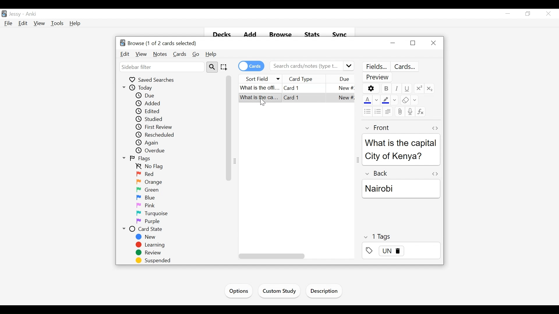 Image resolution: width=559 pixels, height=314 pixels. Describe the element at coordinates (376, 67) in the screenshot. I see `Customize Fiel` at that location.